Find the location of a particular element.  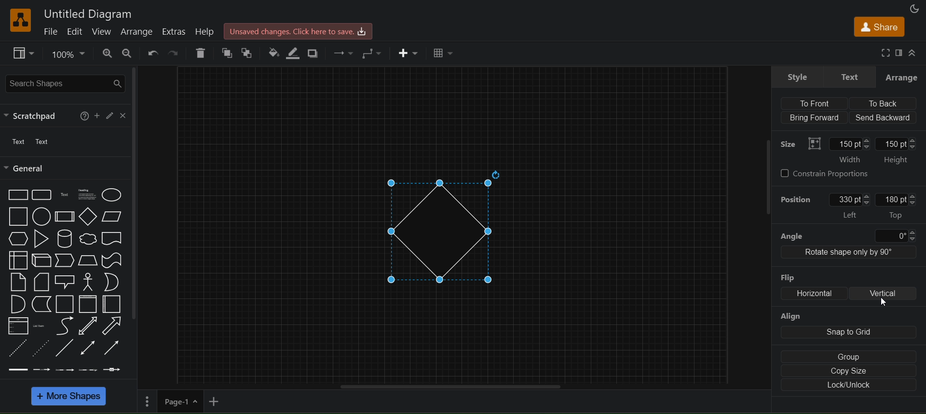

edit is located at coordinates (78, 31).